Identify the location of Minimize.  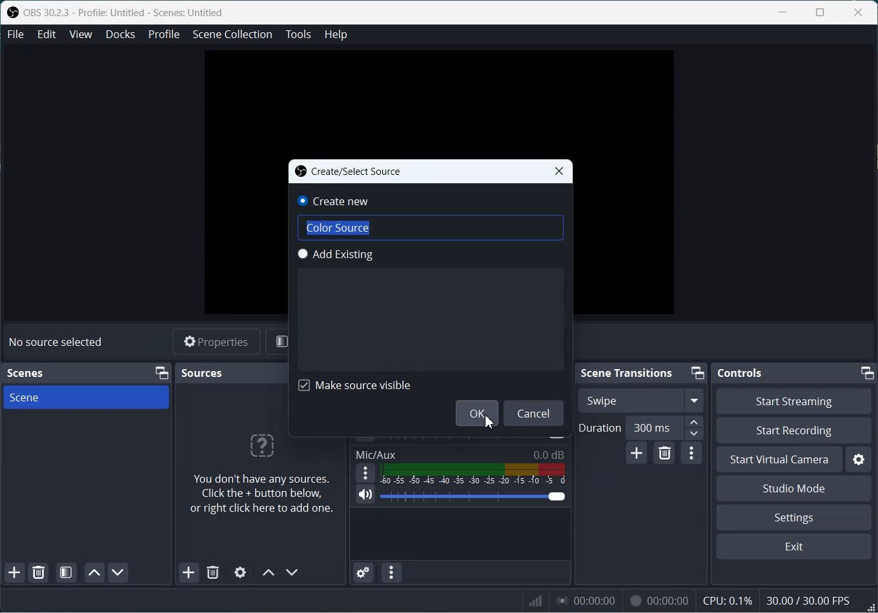
(868, 372).